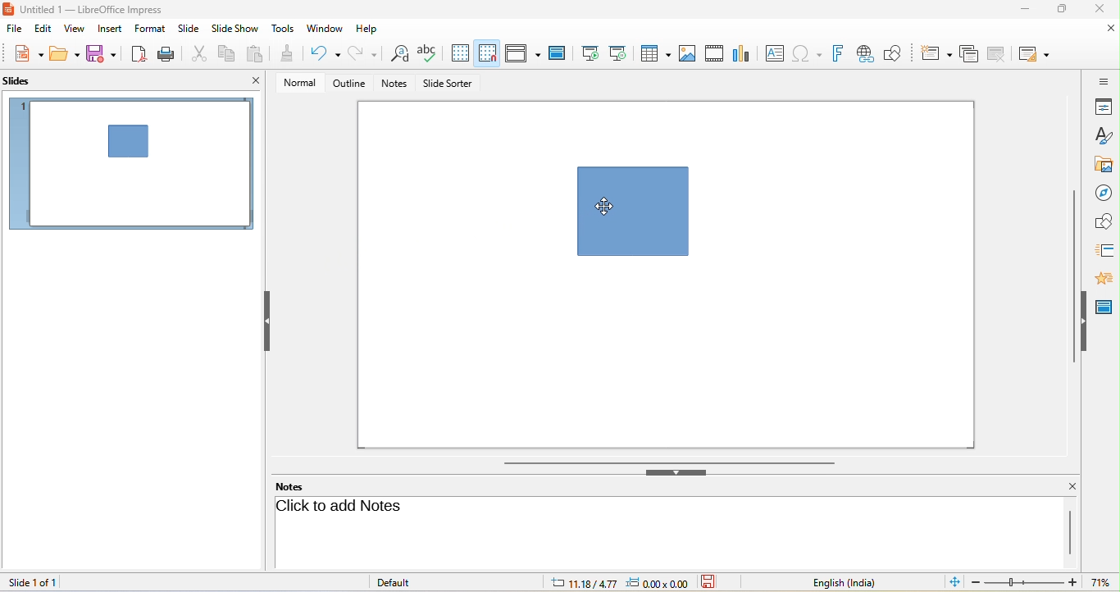 This screenshot has height=592, width=1120. I want to click on special character, so click(811, 53).